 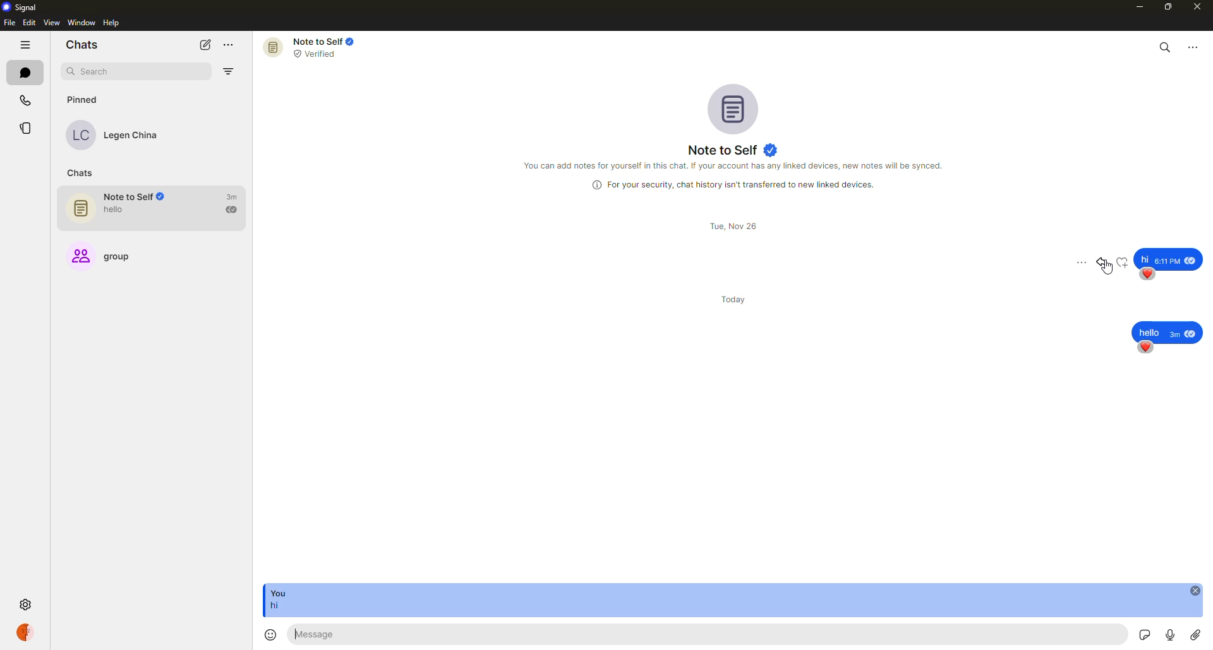 I want to click on message, so click(x=1169, y=257).